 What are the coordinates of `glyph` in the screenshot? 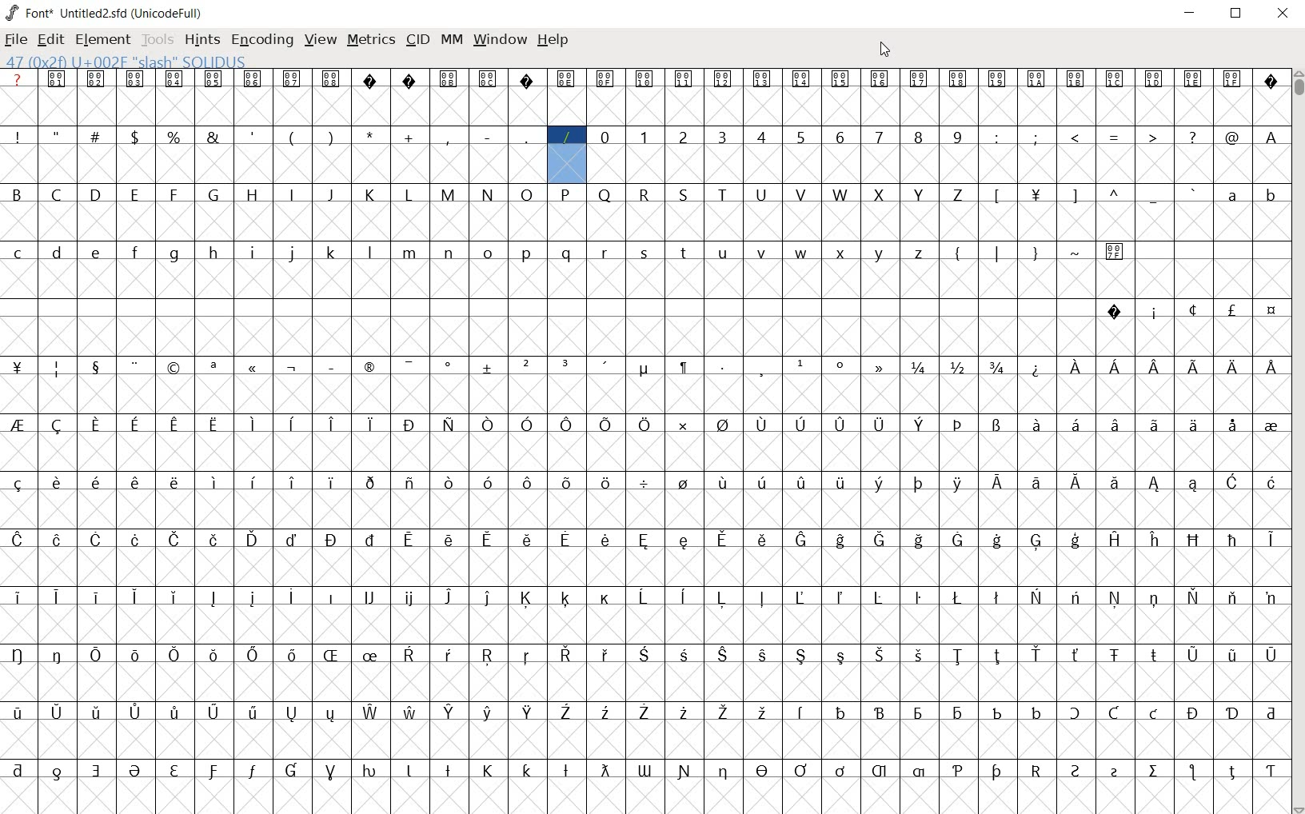 It's located at (408, 771).